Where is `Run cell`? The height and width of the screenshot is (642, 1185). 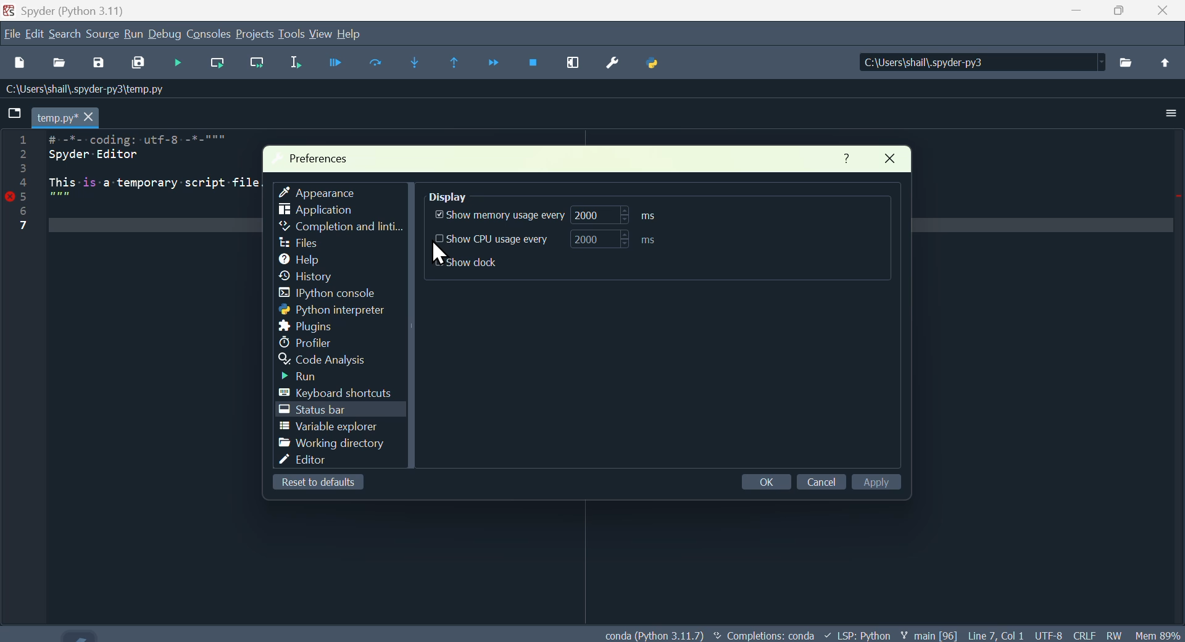
Run cell is located at coordinates (376, 64).